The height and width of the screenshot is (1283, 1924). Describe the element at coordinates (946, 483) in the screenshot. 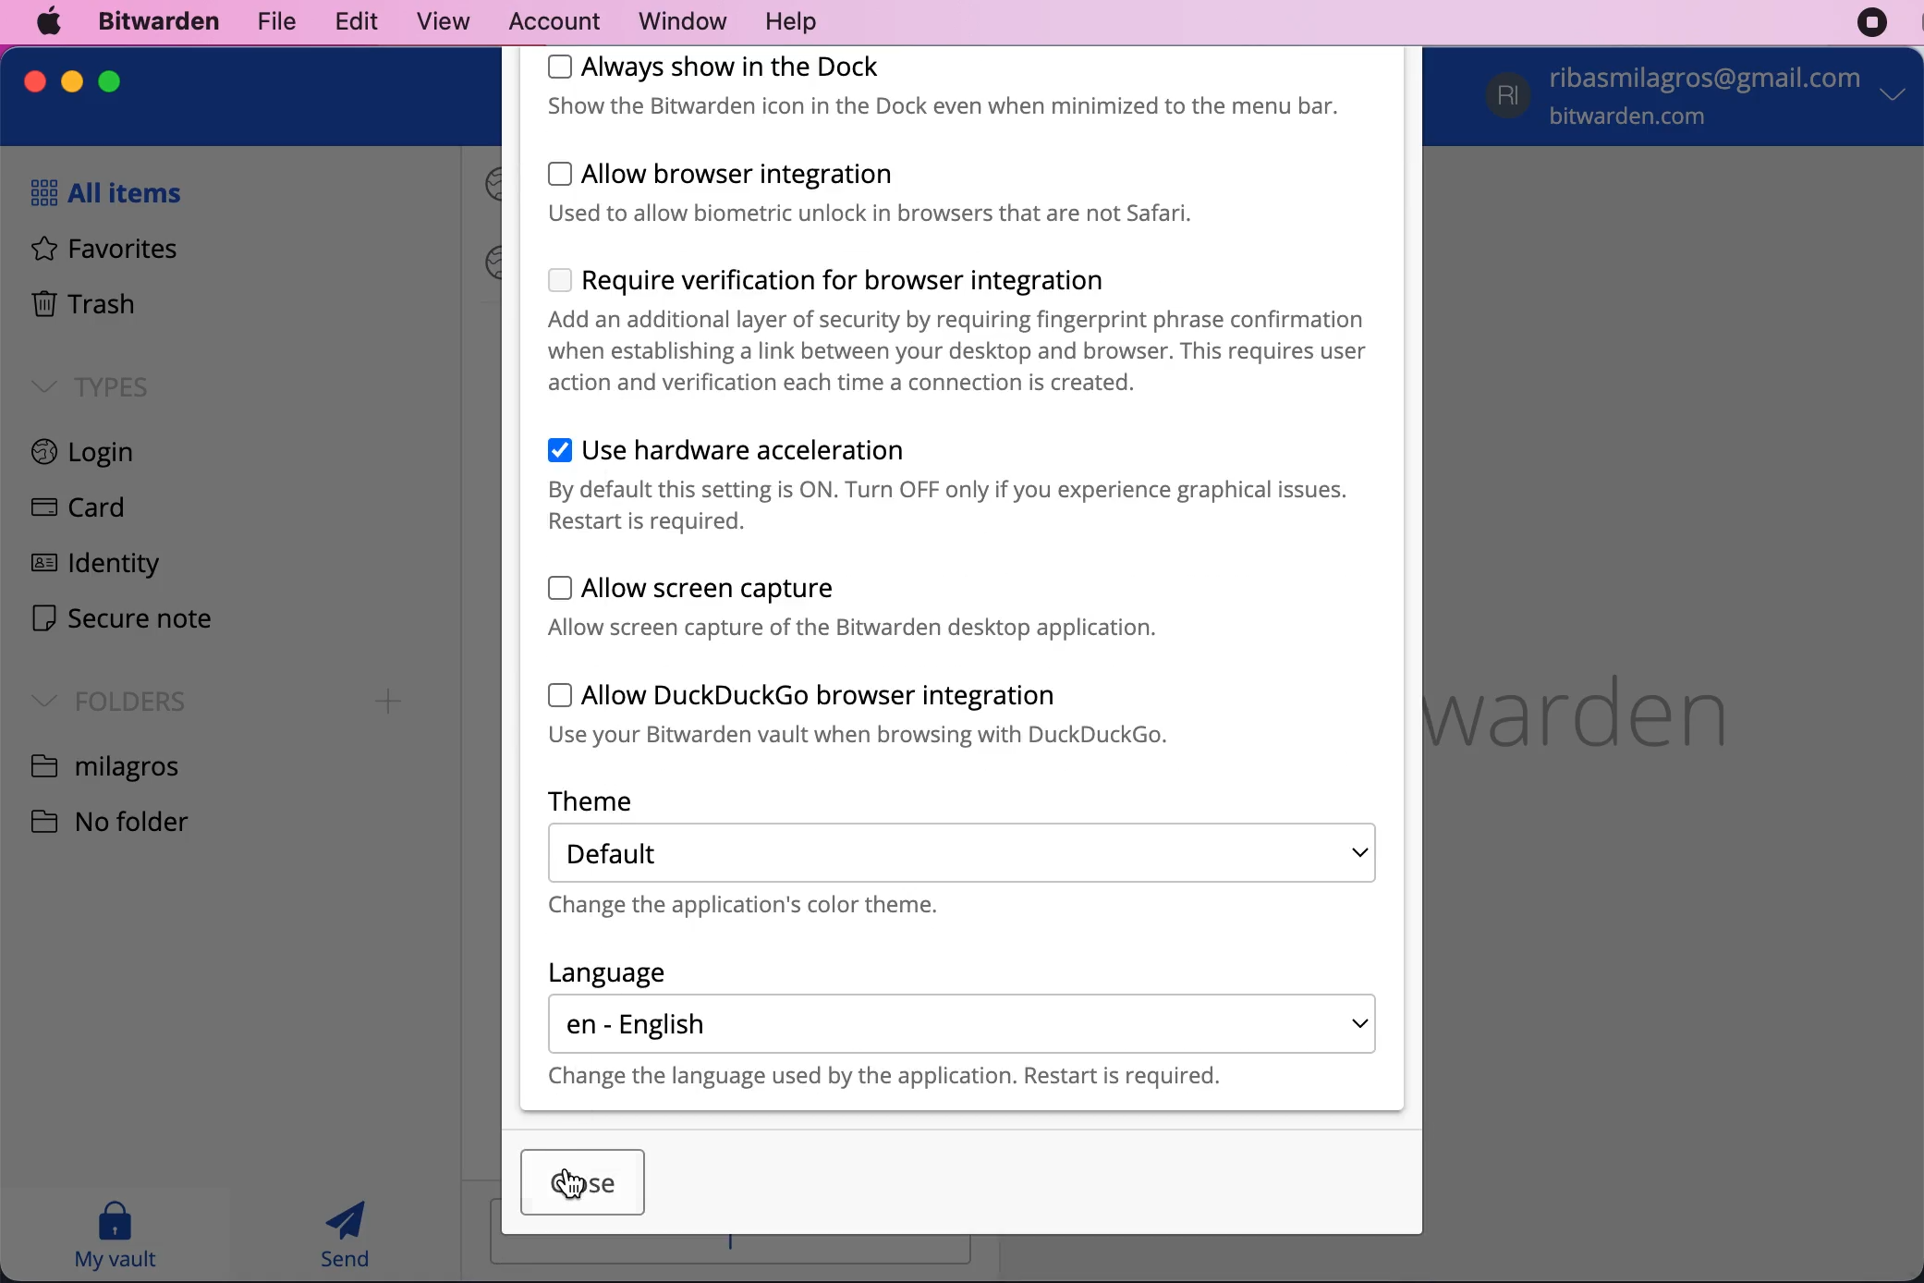

I see `use hardware acceleration` at that location.